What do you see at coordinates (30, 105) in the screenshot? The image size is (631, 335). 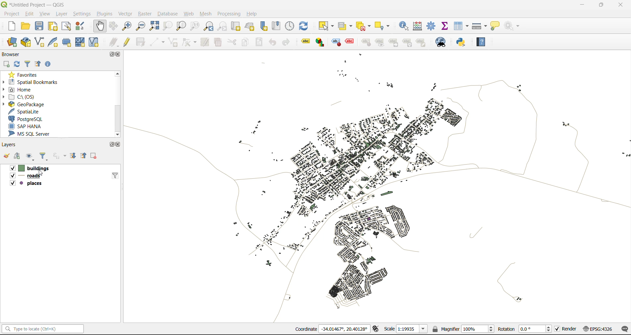 I see `geopackage` at bounding box center [30, 105].